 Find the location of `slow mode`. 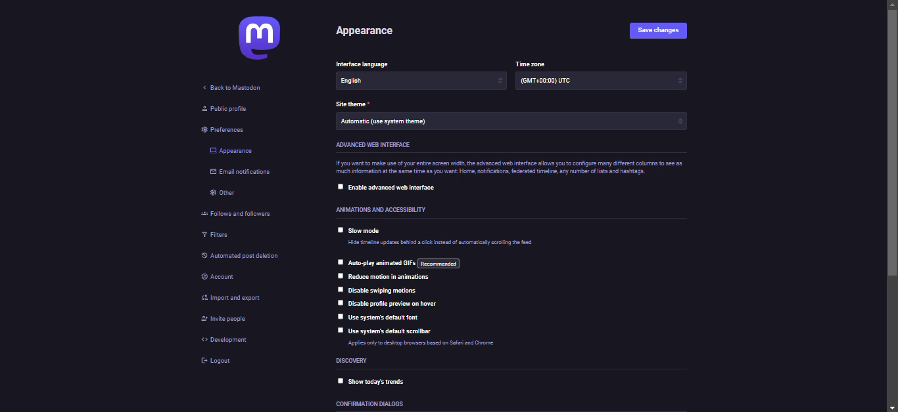

slow mode is located at coordinates (368, 231).